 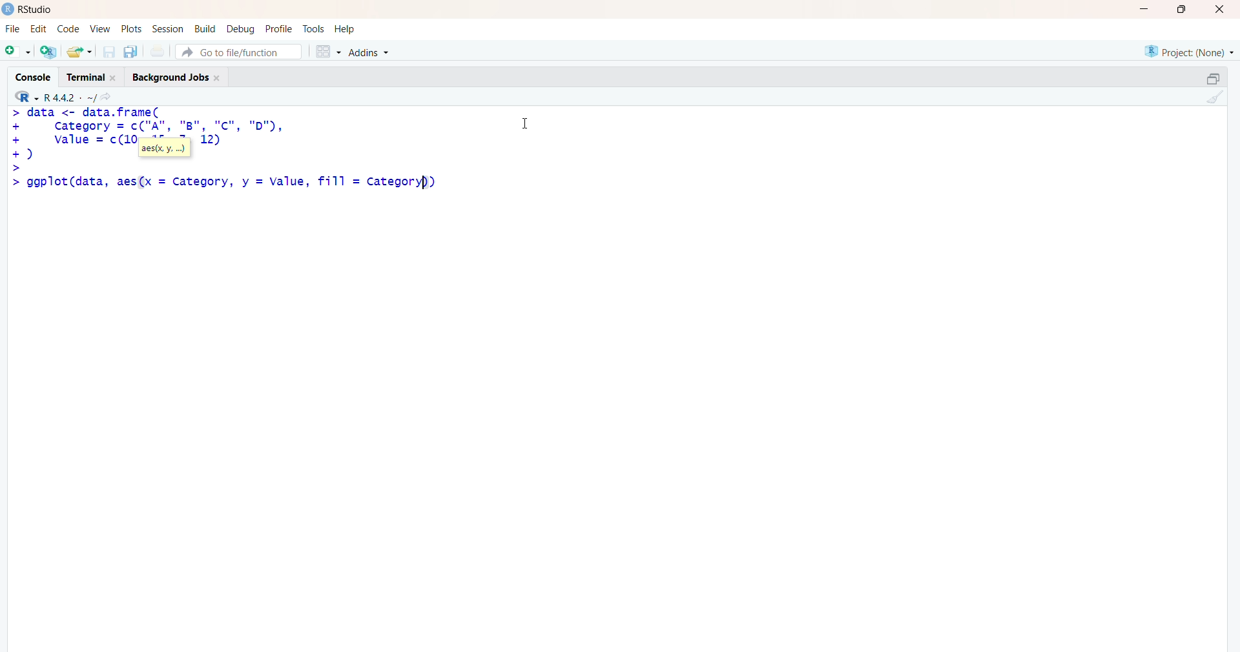 I want to click on Session, so click(x=168, y=29).